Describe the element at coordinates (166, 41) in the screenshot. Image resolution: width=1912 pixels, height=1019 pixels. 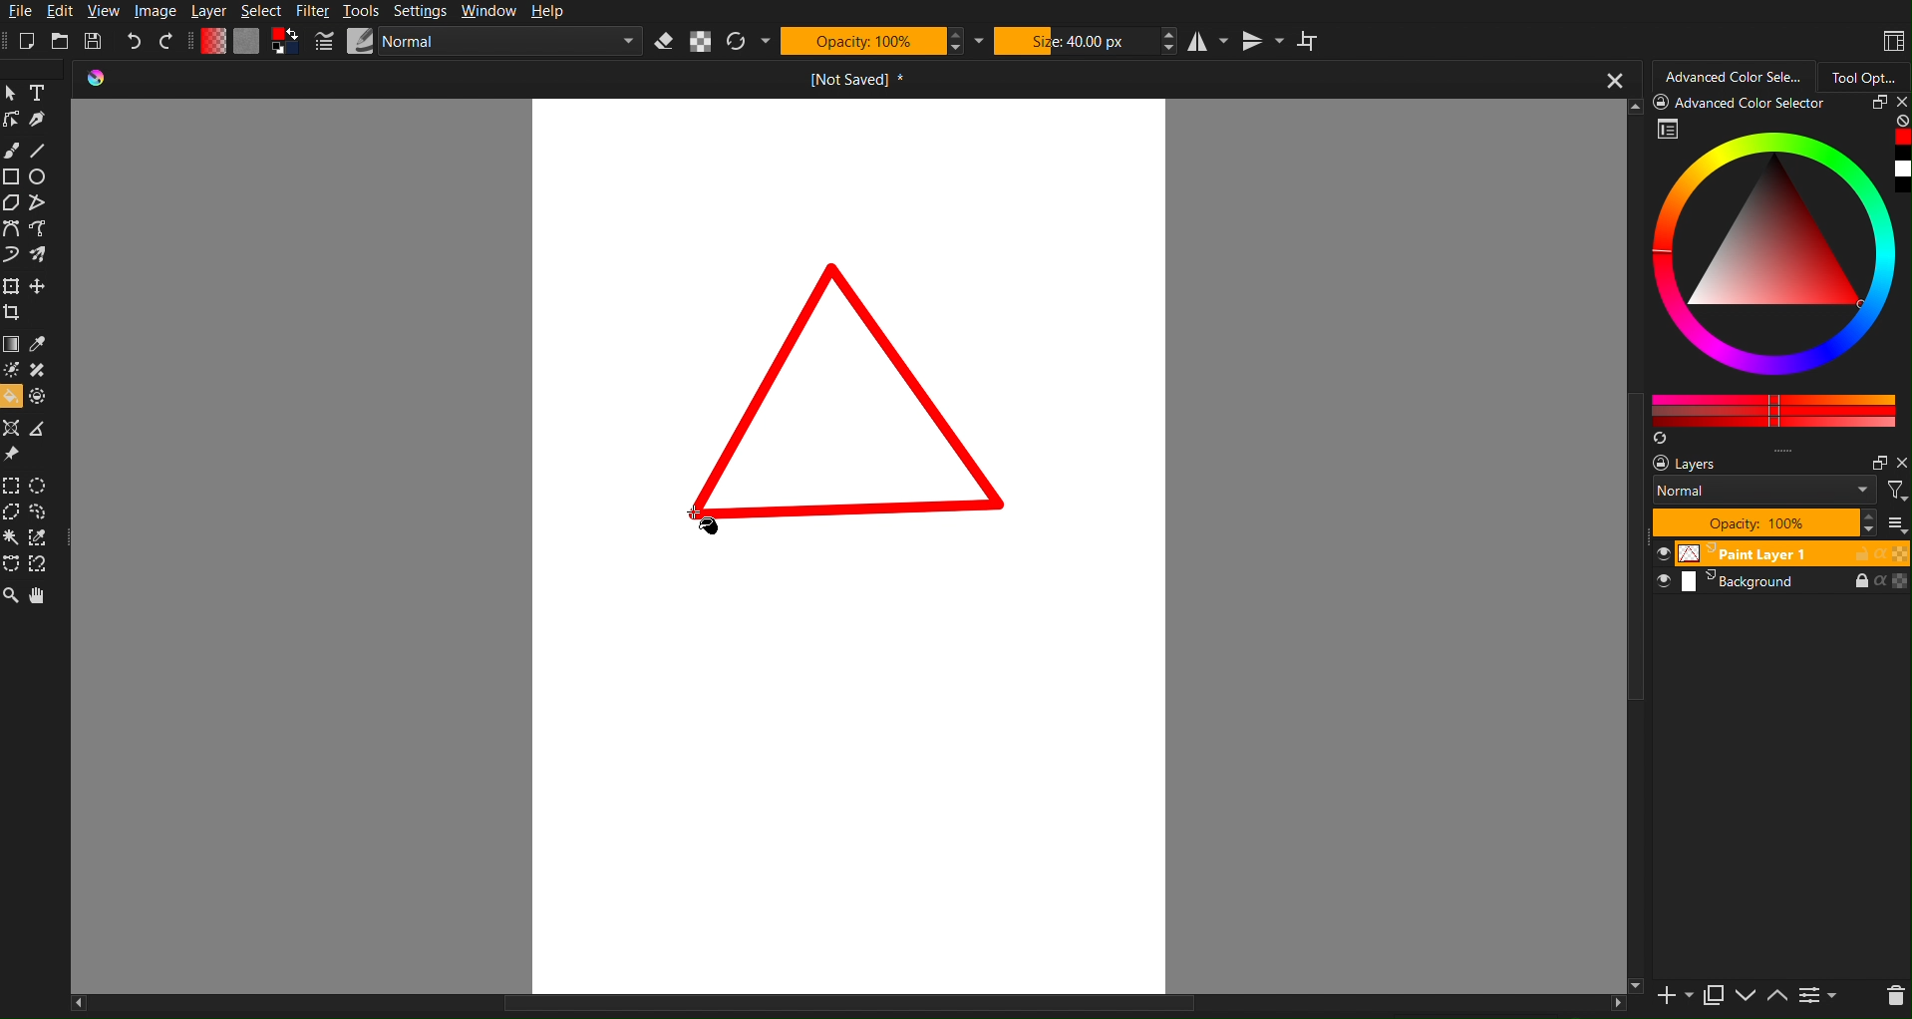
I see `Redo` at that location.